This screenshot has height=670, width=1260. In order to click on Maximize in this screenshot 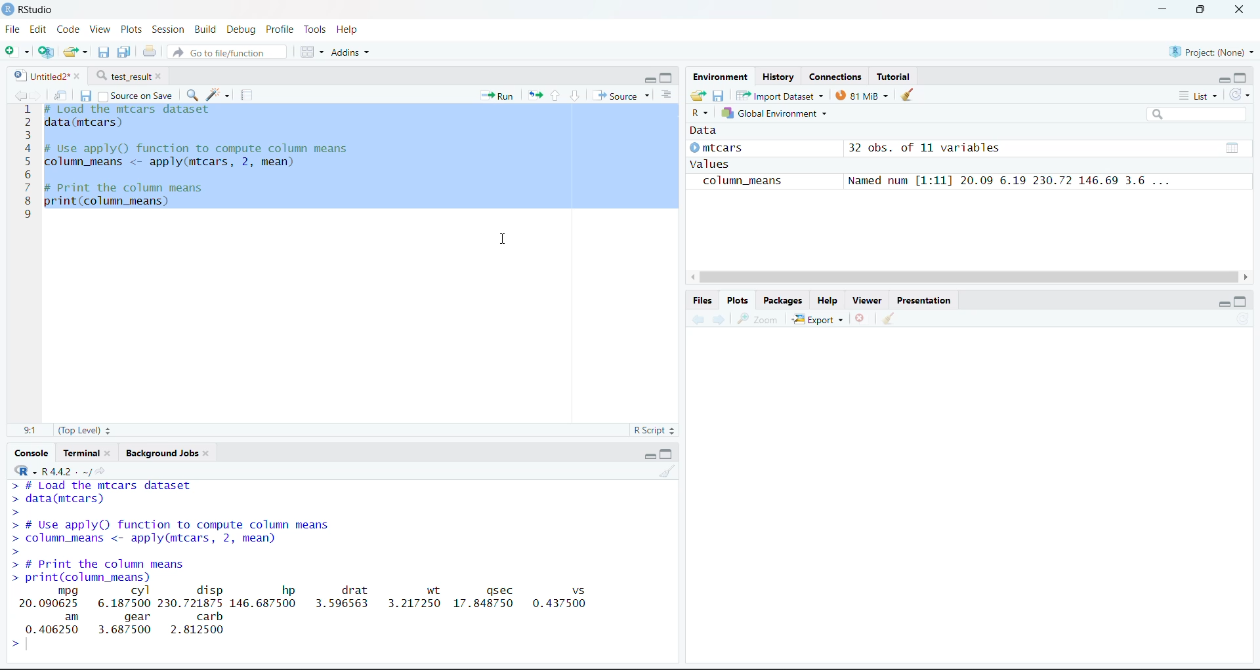, I will do `click(667, 454)`.